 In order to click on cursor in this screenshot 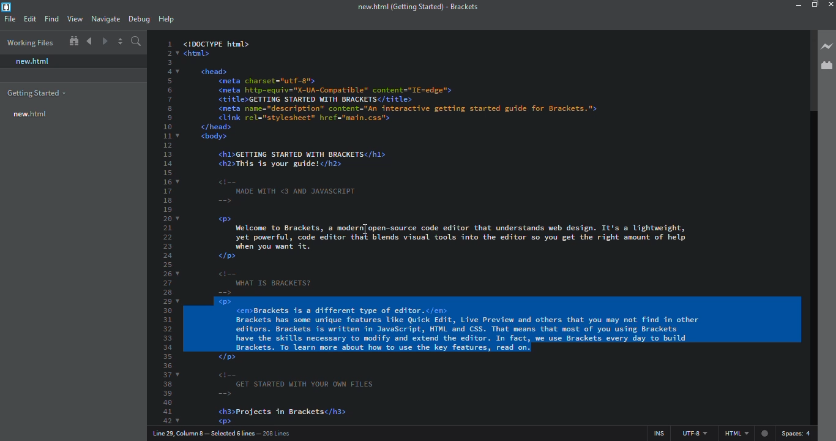, I will do `click(365, 230)`.